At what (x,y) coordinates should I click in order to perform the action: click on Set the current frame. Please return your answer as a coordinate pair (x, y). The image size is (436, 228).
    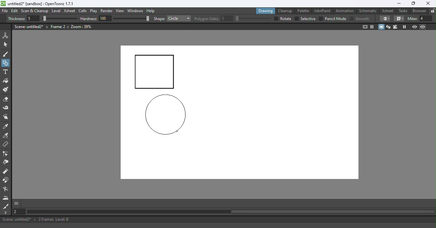
    Looking at the image, I should click on (18, 211).